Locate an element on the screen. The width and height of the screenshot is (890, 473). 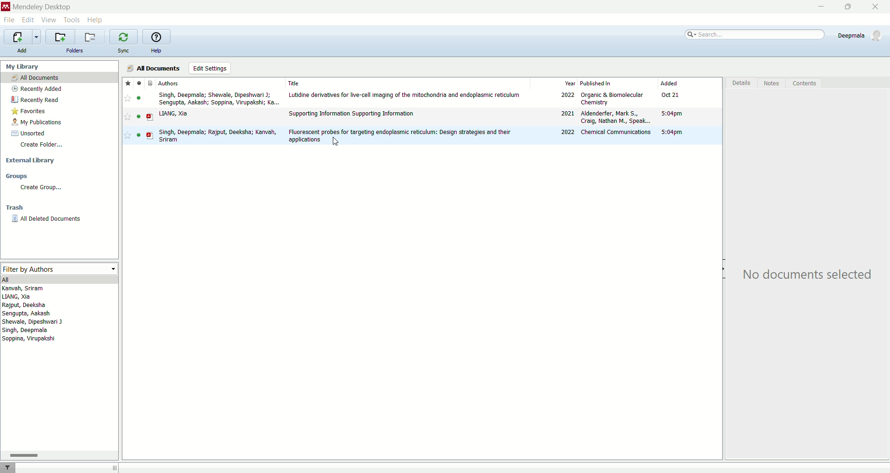
Chemical communications is located at coordinates (615, 132).